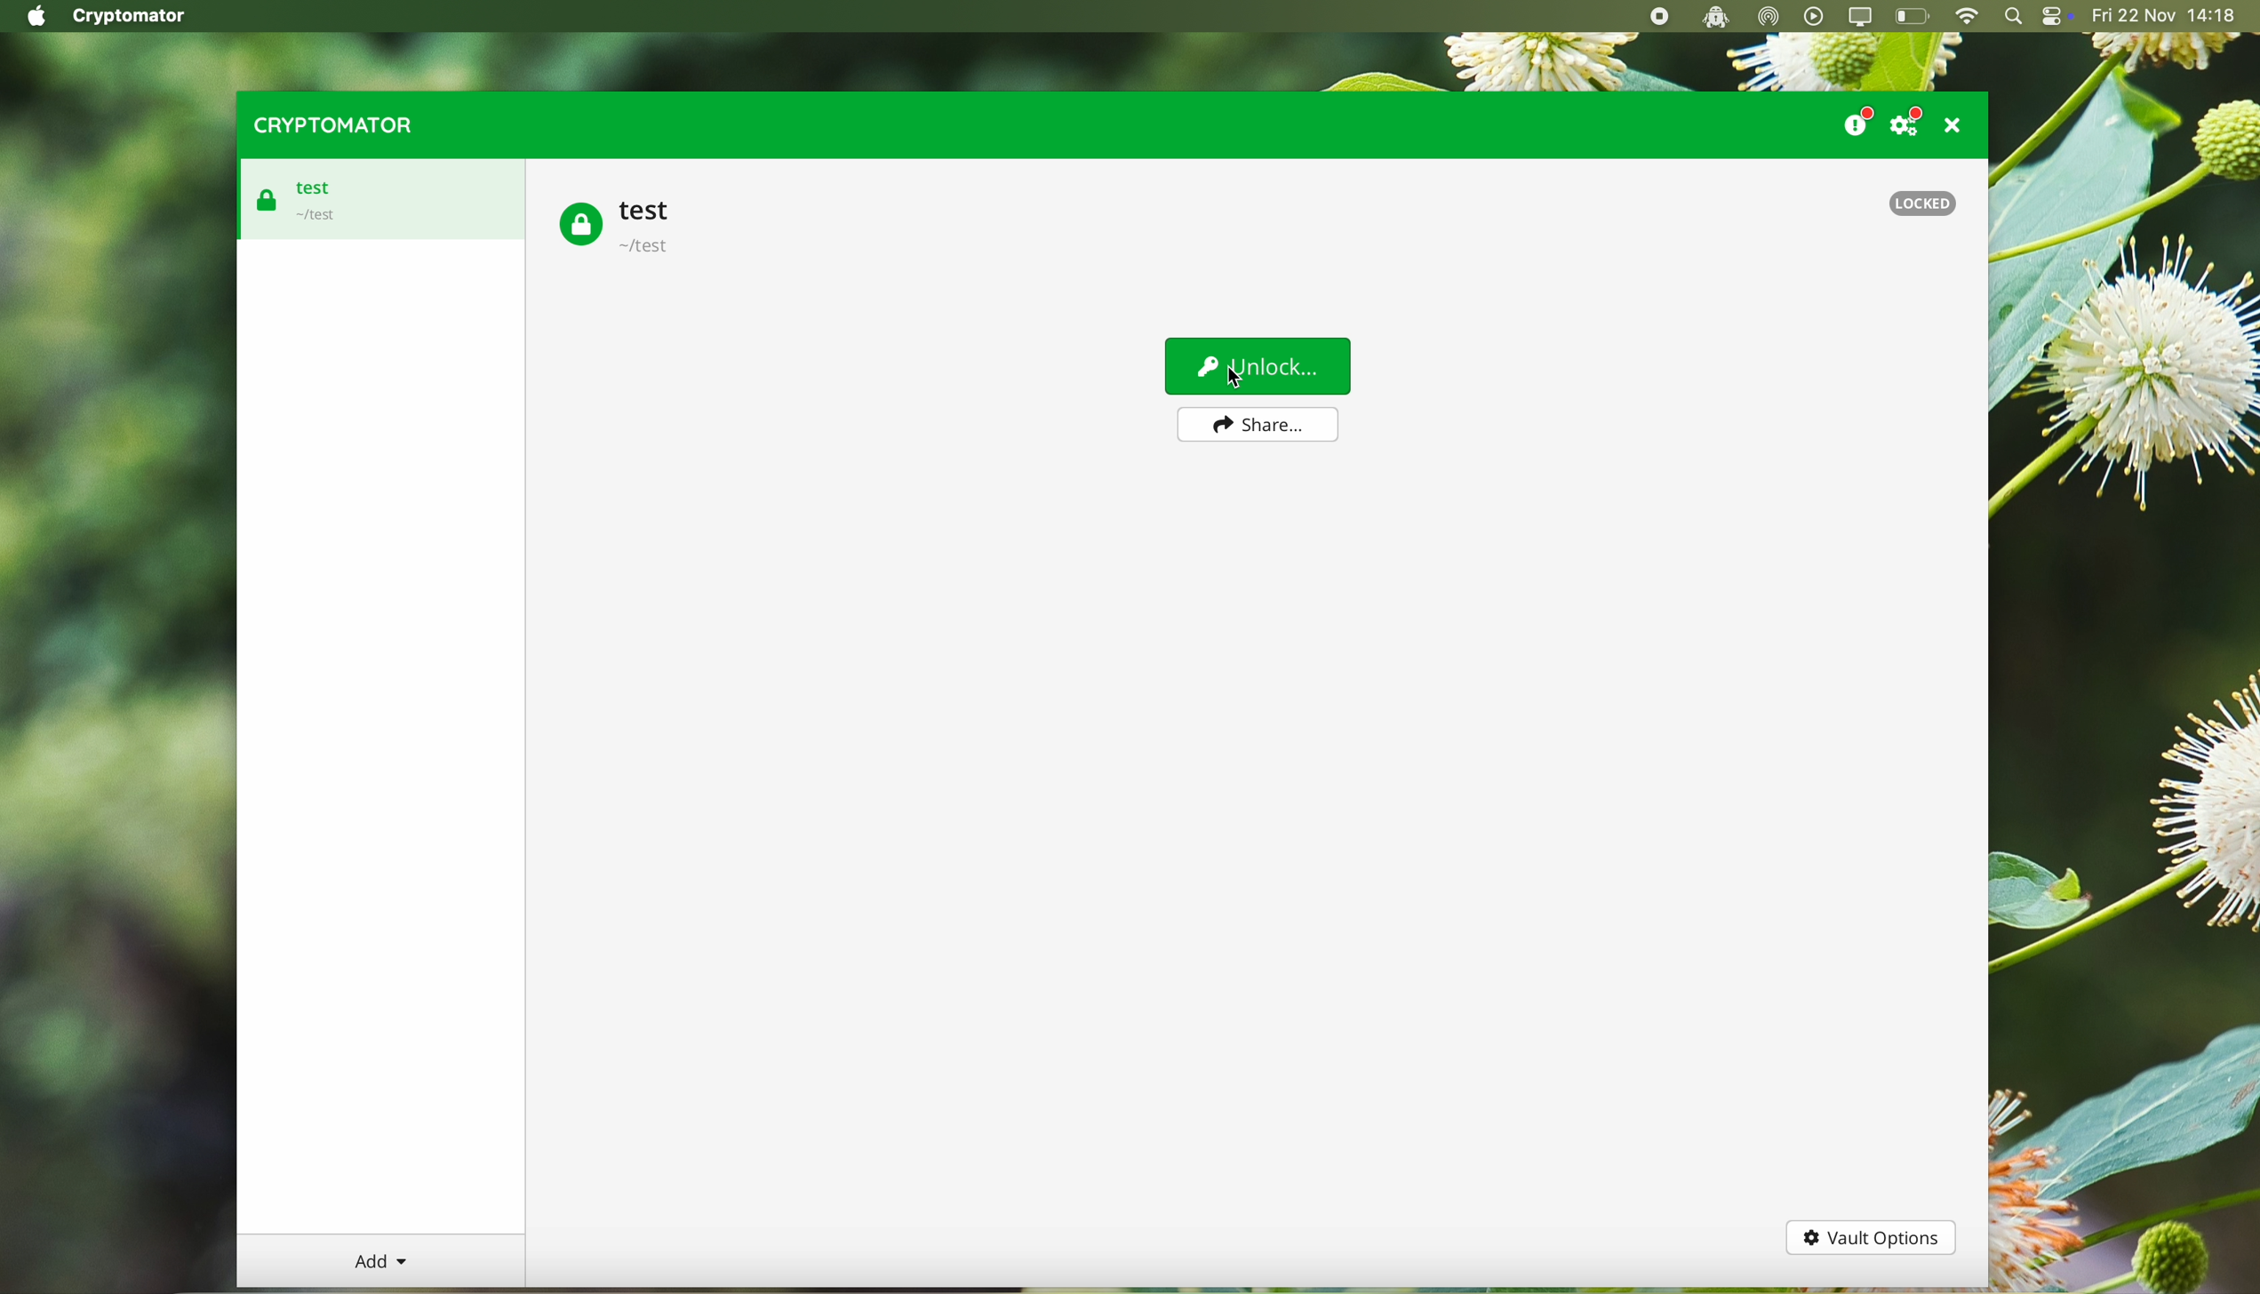 The width and height of the screenshot is (2260, 1294). Describe the element at coordinates (2056, 18) in the screenshot. I see `controls` at that location.